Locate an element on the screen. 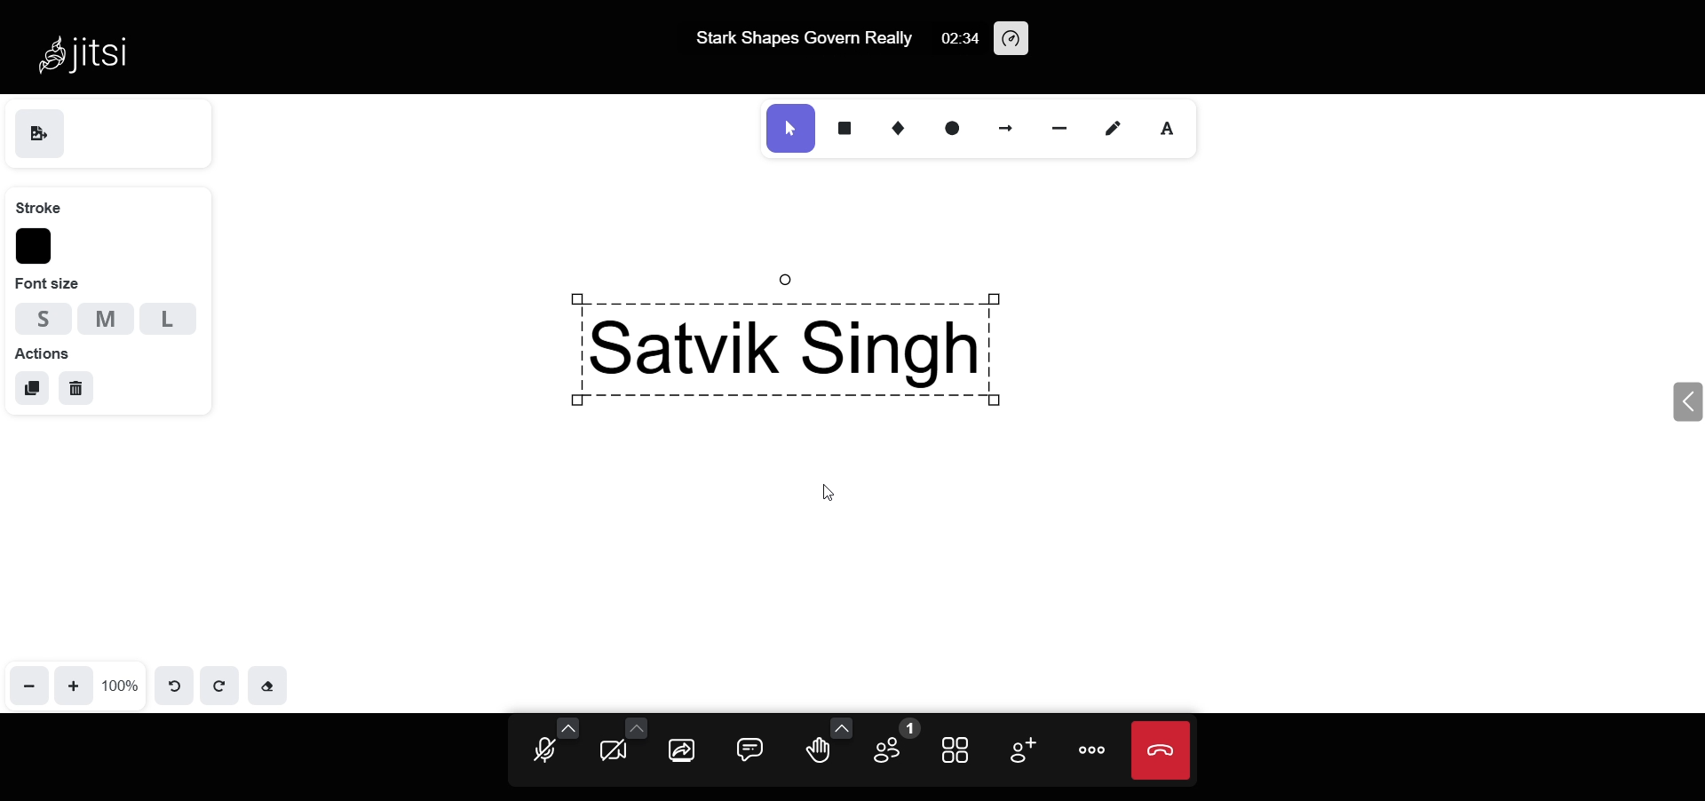 Image resolution: width=1705 pixels, height=801 pixels. text is located at coordinates (1171, 130).